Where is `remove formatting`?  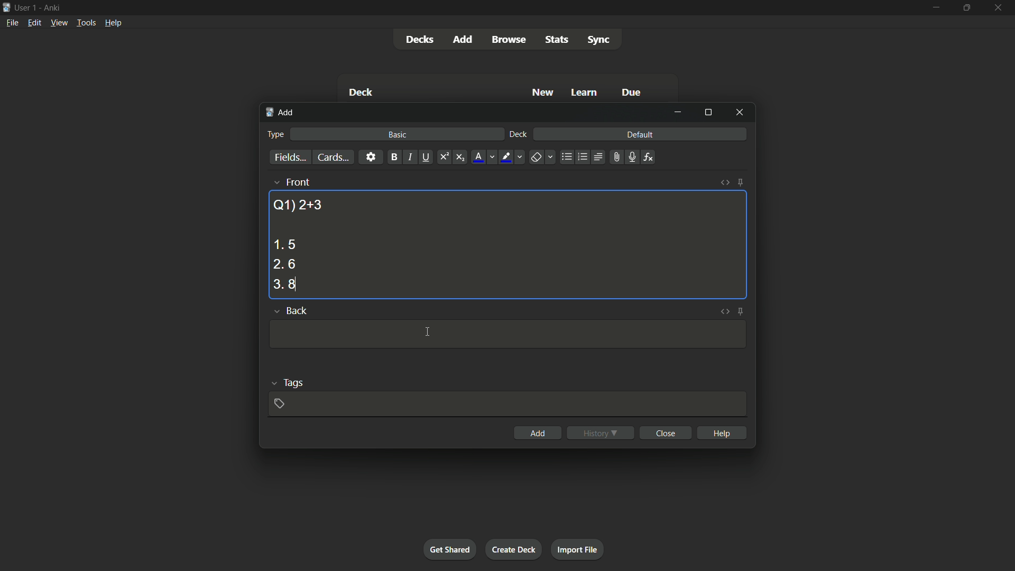 remove formatting is located at coordinates (536, 158).